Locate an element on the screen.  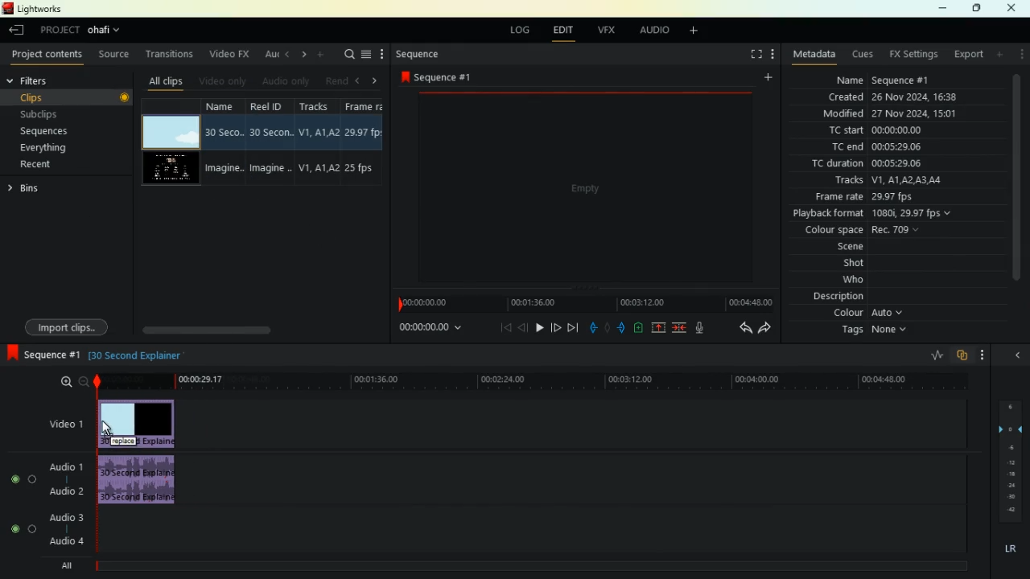
zoom is located at coordinates (67, 383).